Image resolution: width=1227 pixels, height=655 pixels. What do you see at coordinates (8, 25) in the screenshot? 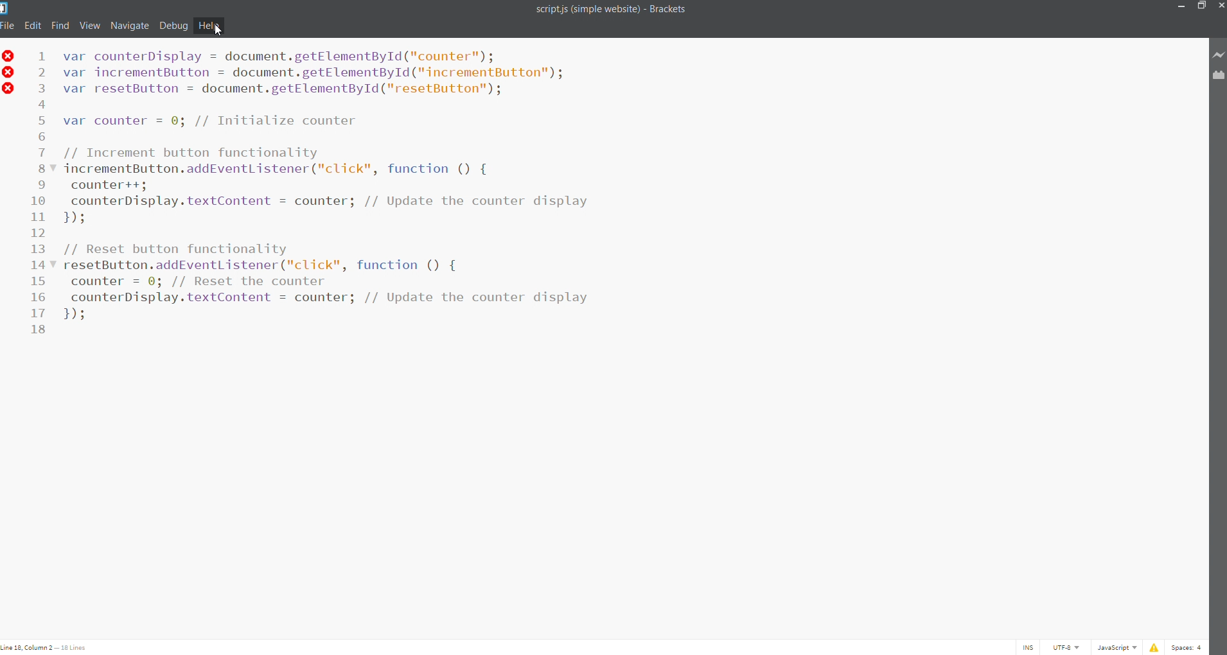
I see `file` at bounding box center [8, 25].